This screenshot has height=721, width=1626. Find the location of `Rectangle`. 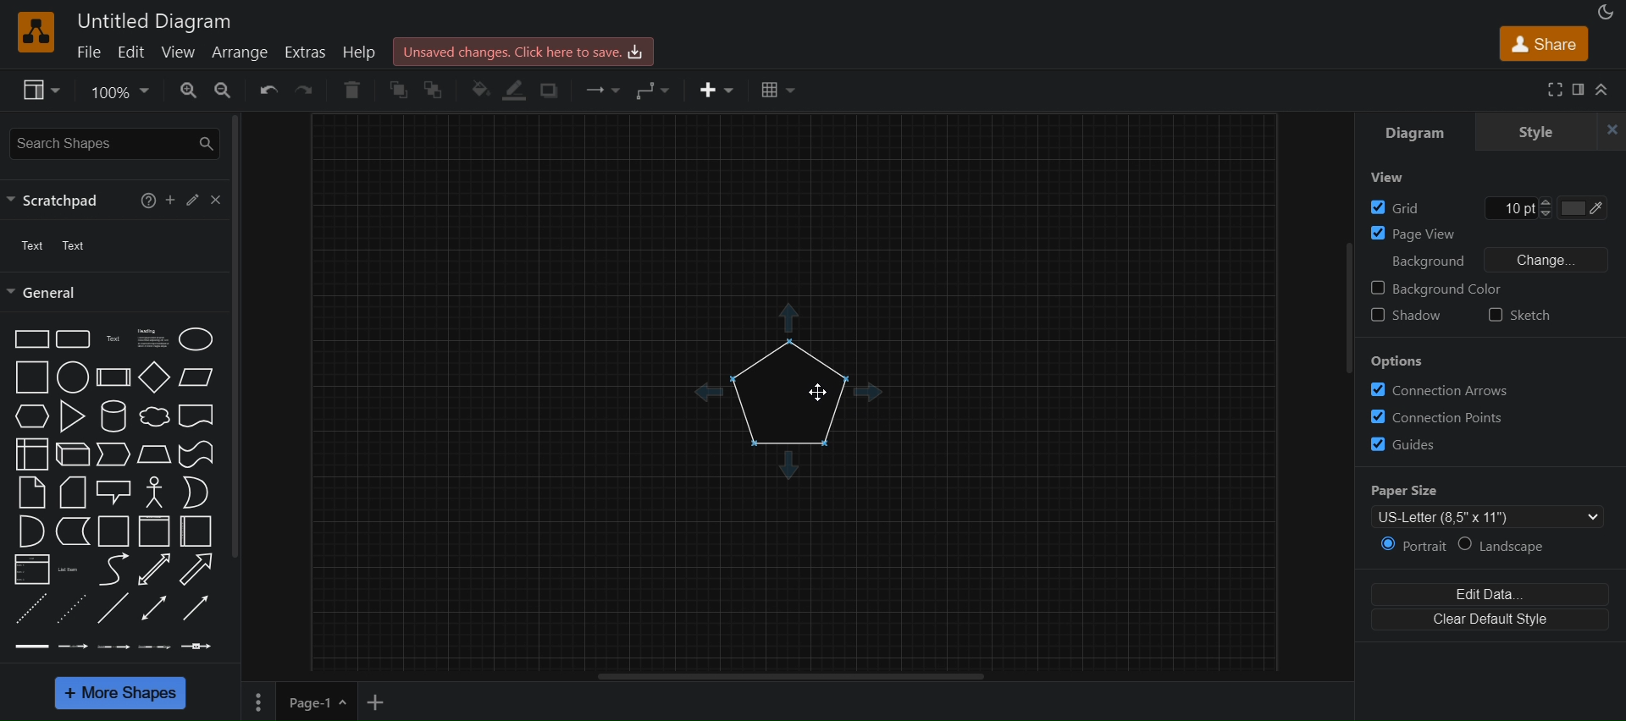

Rectangle is located at coordinates (31, 339).